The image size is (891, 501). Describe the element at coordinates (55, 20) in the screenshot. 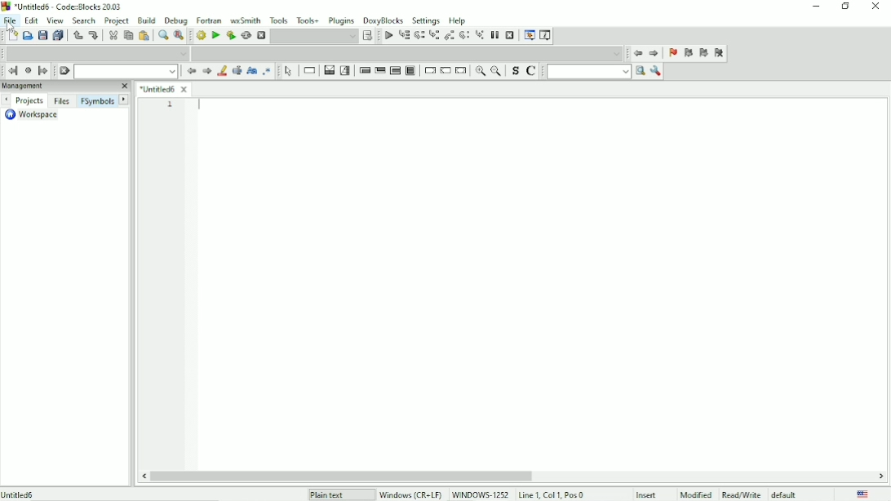

I see `View` at that location.